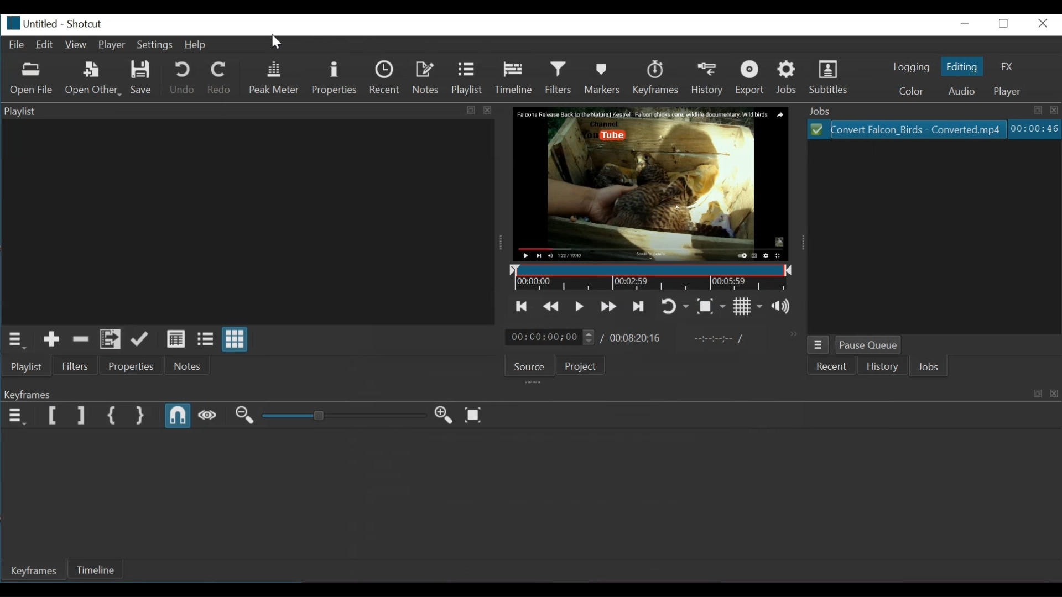  I want to click on Remove cut, so click(81, 339).